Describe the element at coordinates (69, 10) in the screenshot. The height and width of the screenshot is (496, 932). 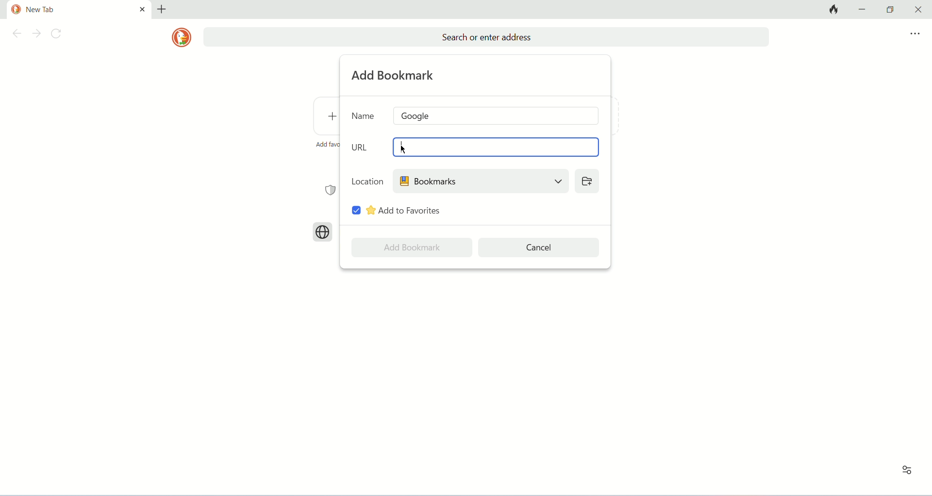
I see `current tab` at that location.